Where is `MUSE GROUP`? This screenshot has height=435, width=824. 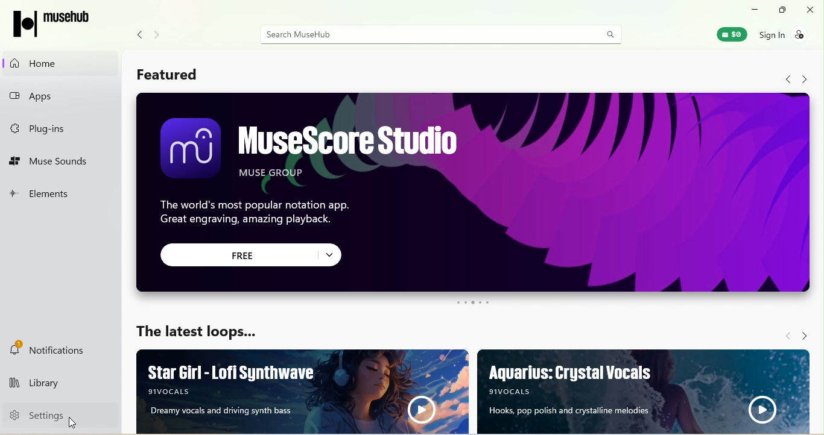
MUSE GROUP is located at coordinates (270, 173).